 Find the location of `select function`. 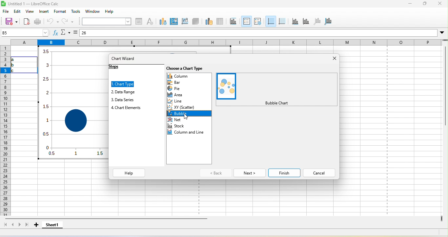

select function is located at coordinates (66, 32).